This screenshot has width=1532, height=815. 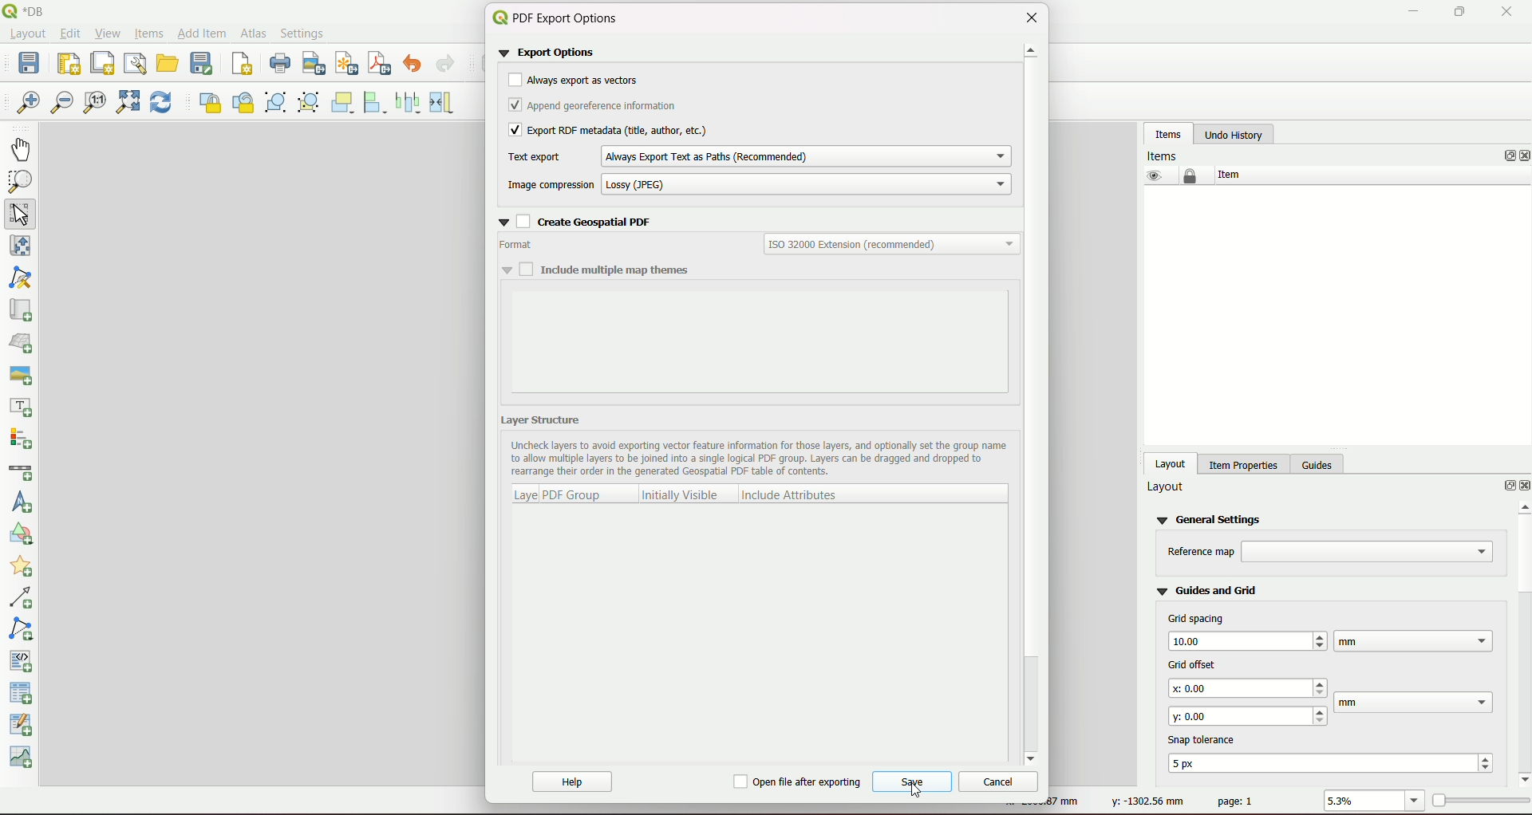 I want to click on text box, so click(x=1246, y=640).